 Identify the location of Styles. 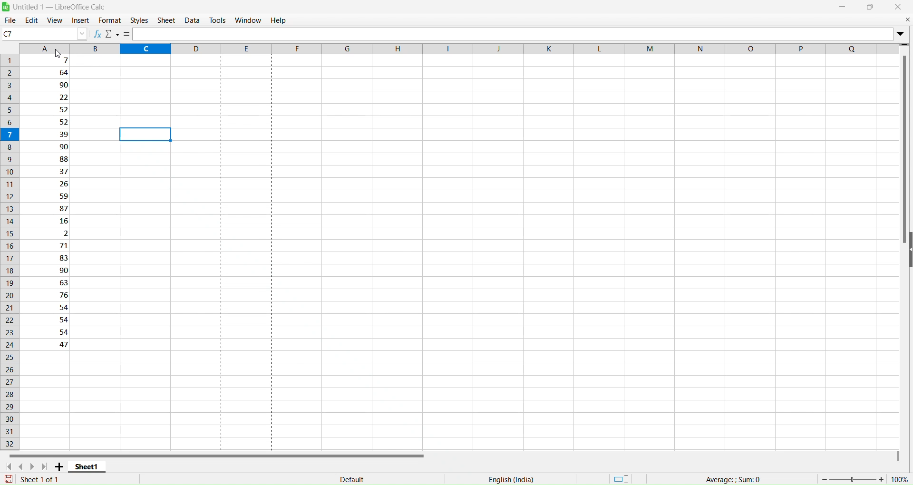
(139, 20).